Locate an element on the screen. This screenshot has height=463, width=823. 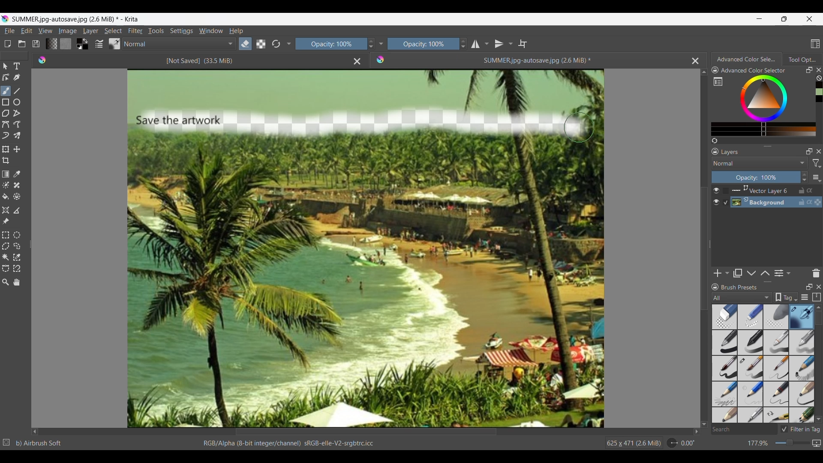
Horizontal mirror tool options is located at coordinates (480, 45).